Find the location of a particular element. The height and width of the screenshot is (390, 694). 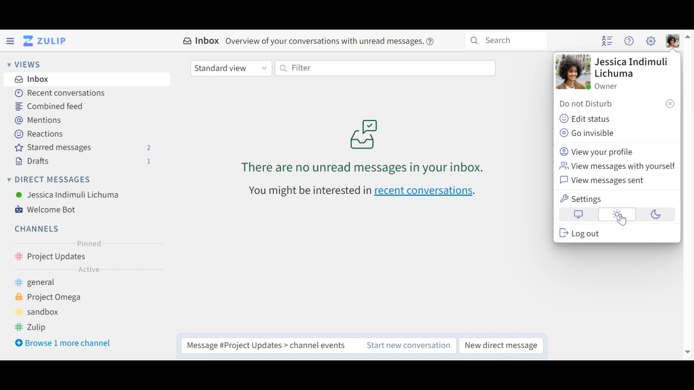

Sandbox is located at coordinates (42, 312).